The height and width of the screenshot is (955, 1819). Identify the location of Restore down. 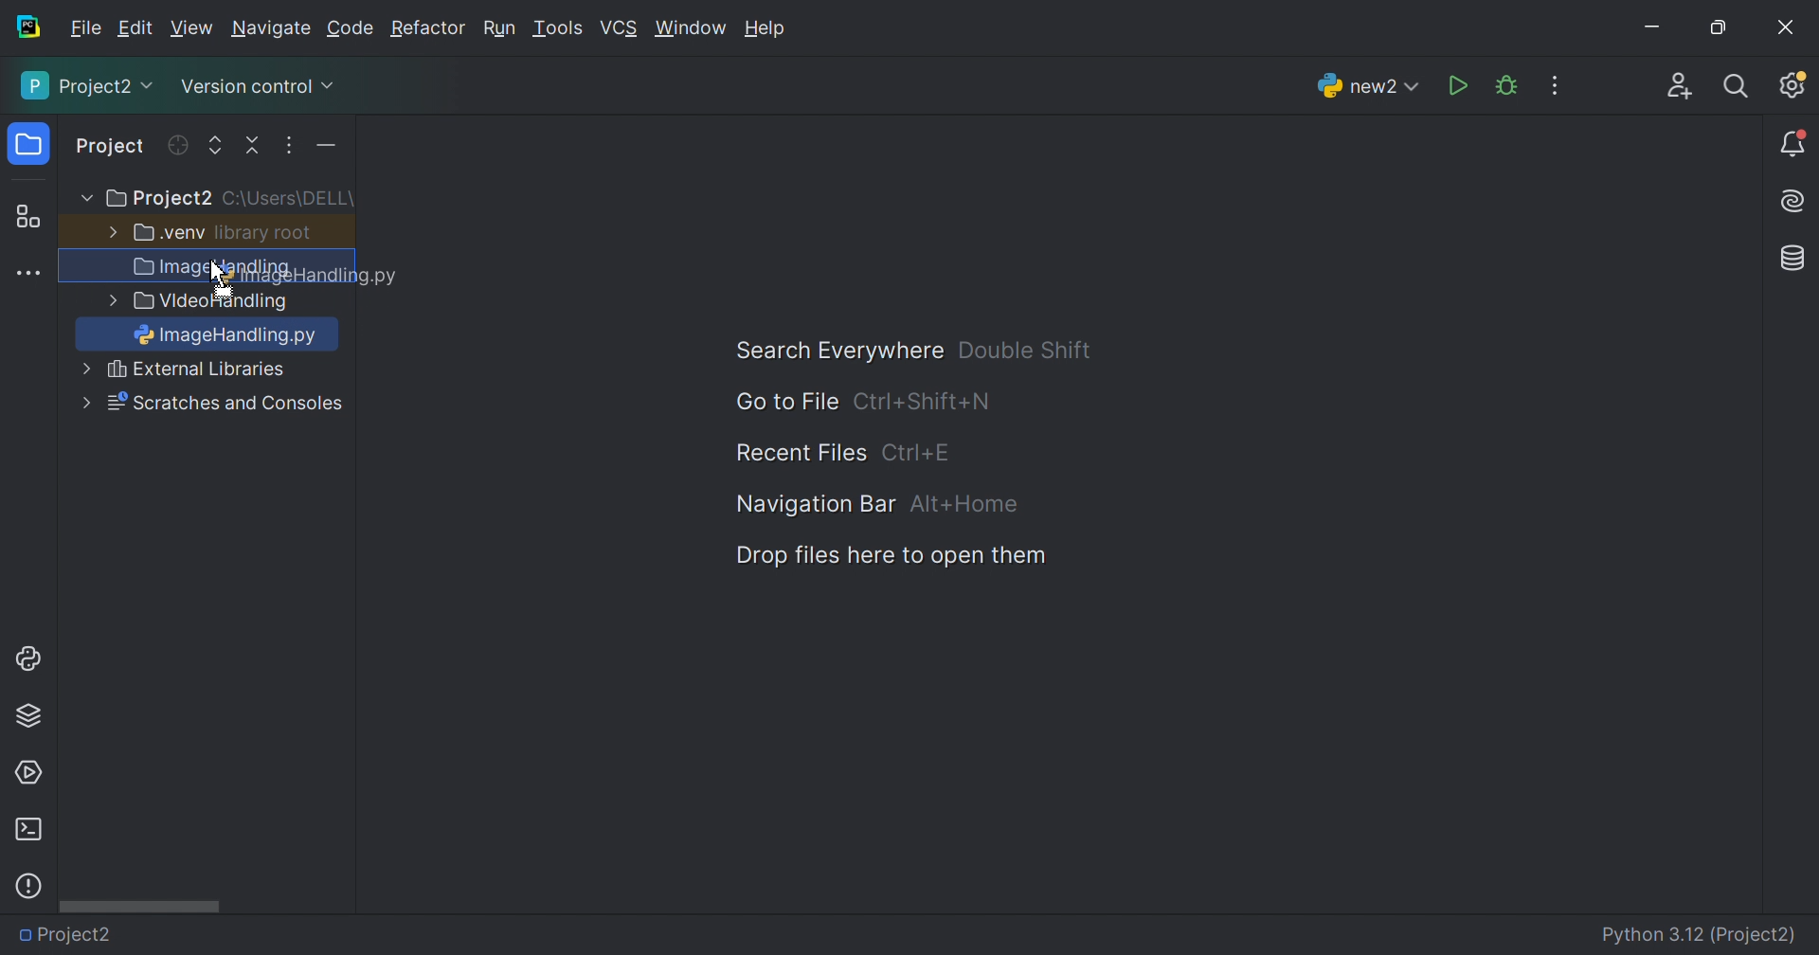
(1717, 29).